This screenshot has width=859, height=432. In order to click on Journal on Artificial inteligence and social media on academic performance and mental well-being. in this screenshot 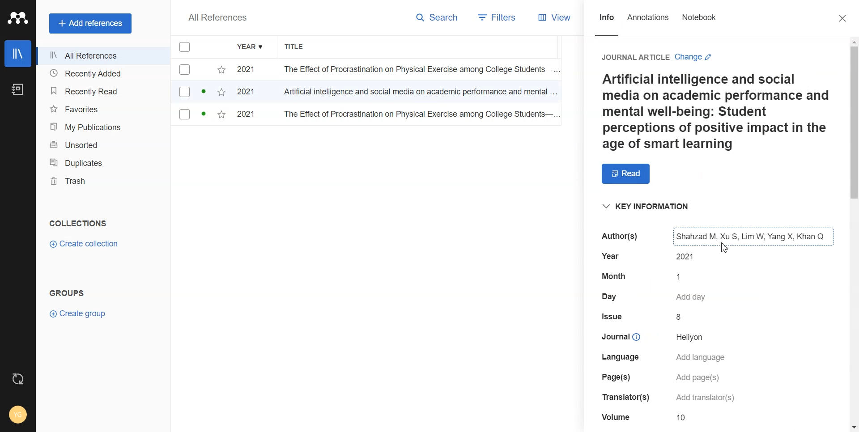, I will do `click(715, 100)`.